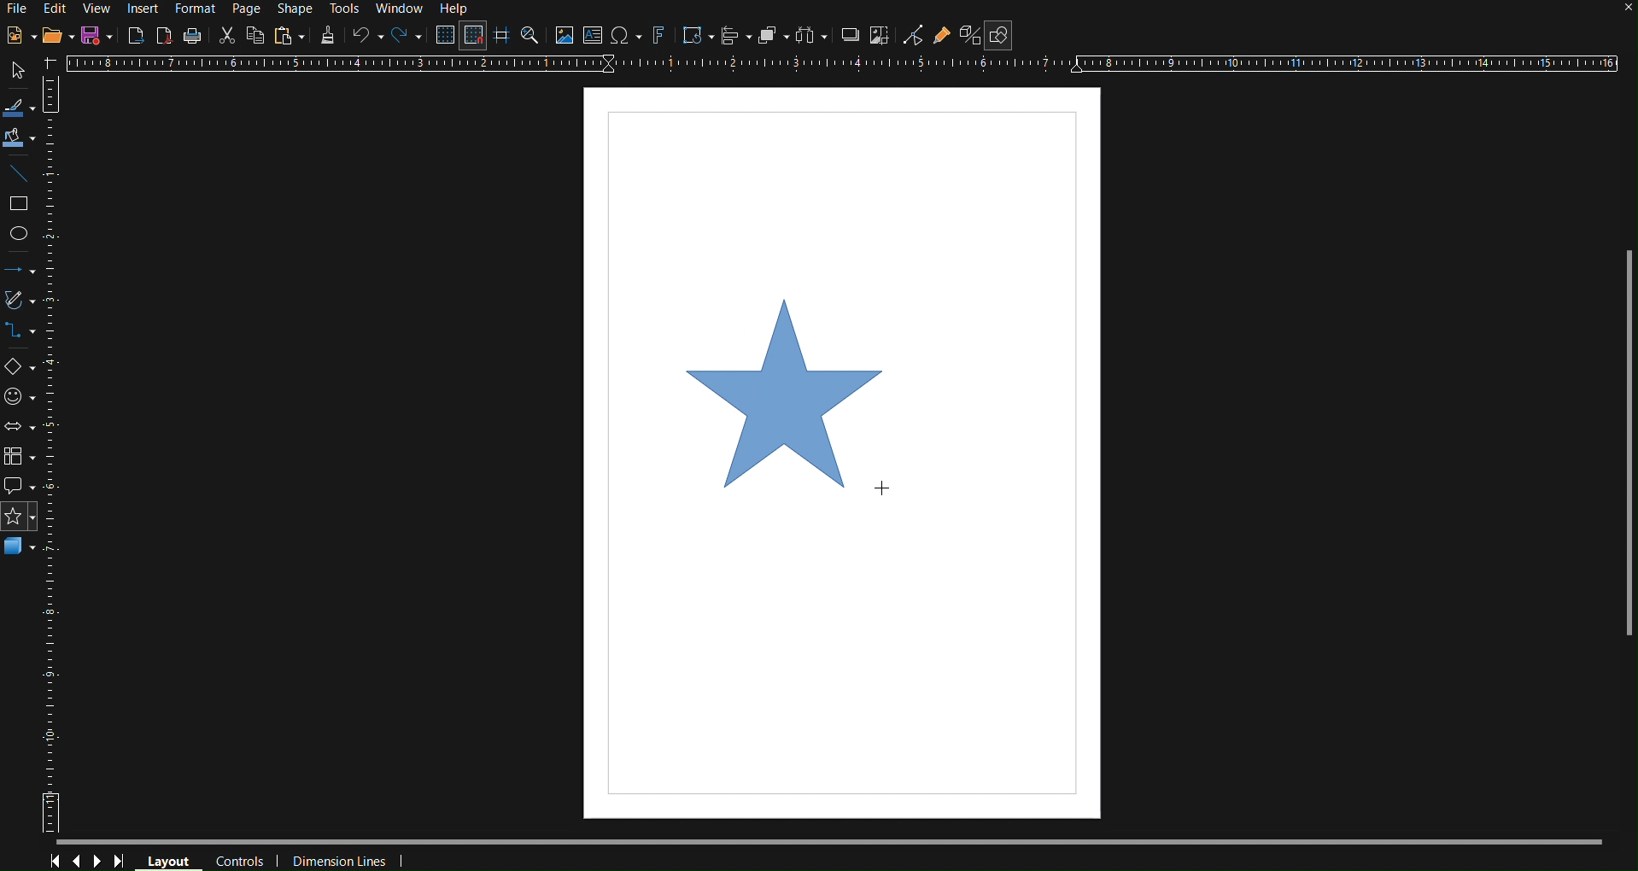 This screenshot has height=871, width=1638. What do you see at coordinates (365, 37) in the screenshot?
I see `Undo` at bounding box center [365, 37].